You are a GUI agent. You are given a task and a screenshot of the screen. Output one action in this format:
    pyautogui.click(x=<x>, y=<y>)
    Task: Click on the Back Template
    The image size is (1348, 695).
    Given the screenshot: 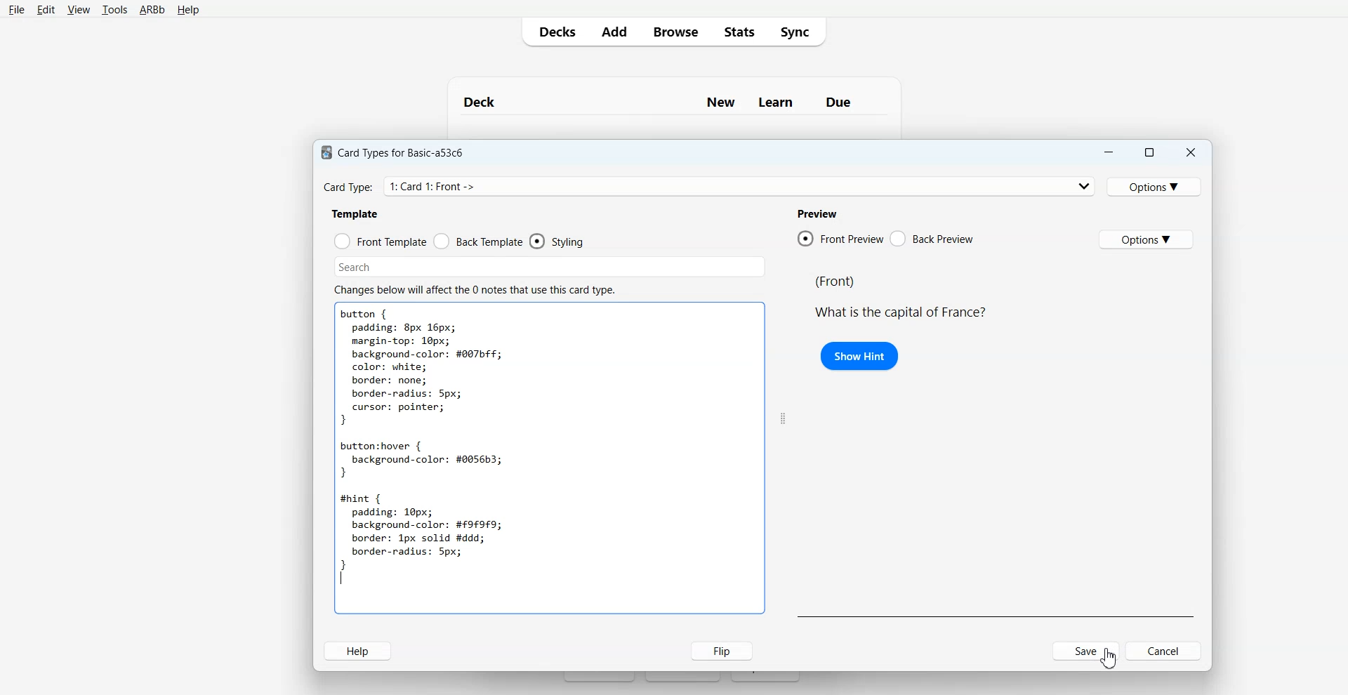 What is the action you would take?
    pyautogui.click(x=478, y=241)
    